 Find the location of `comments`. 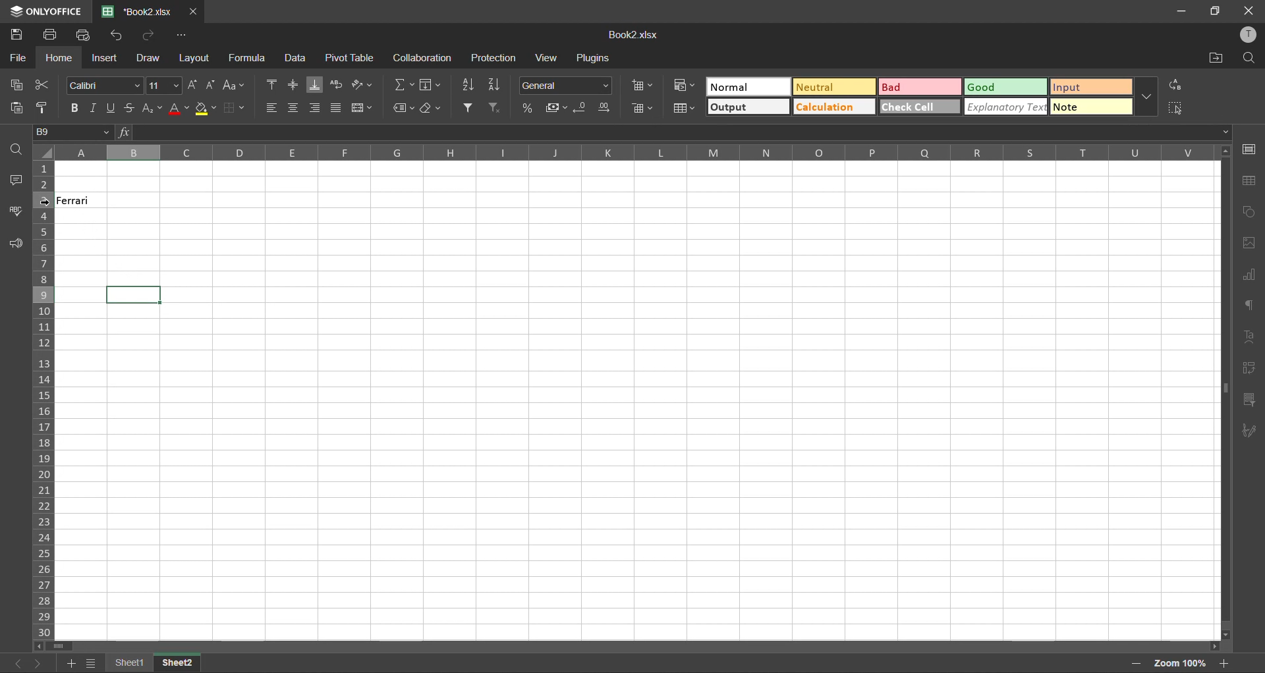

comments is located at coordinates (15, 179).